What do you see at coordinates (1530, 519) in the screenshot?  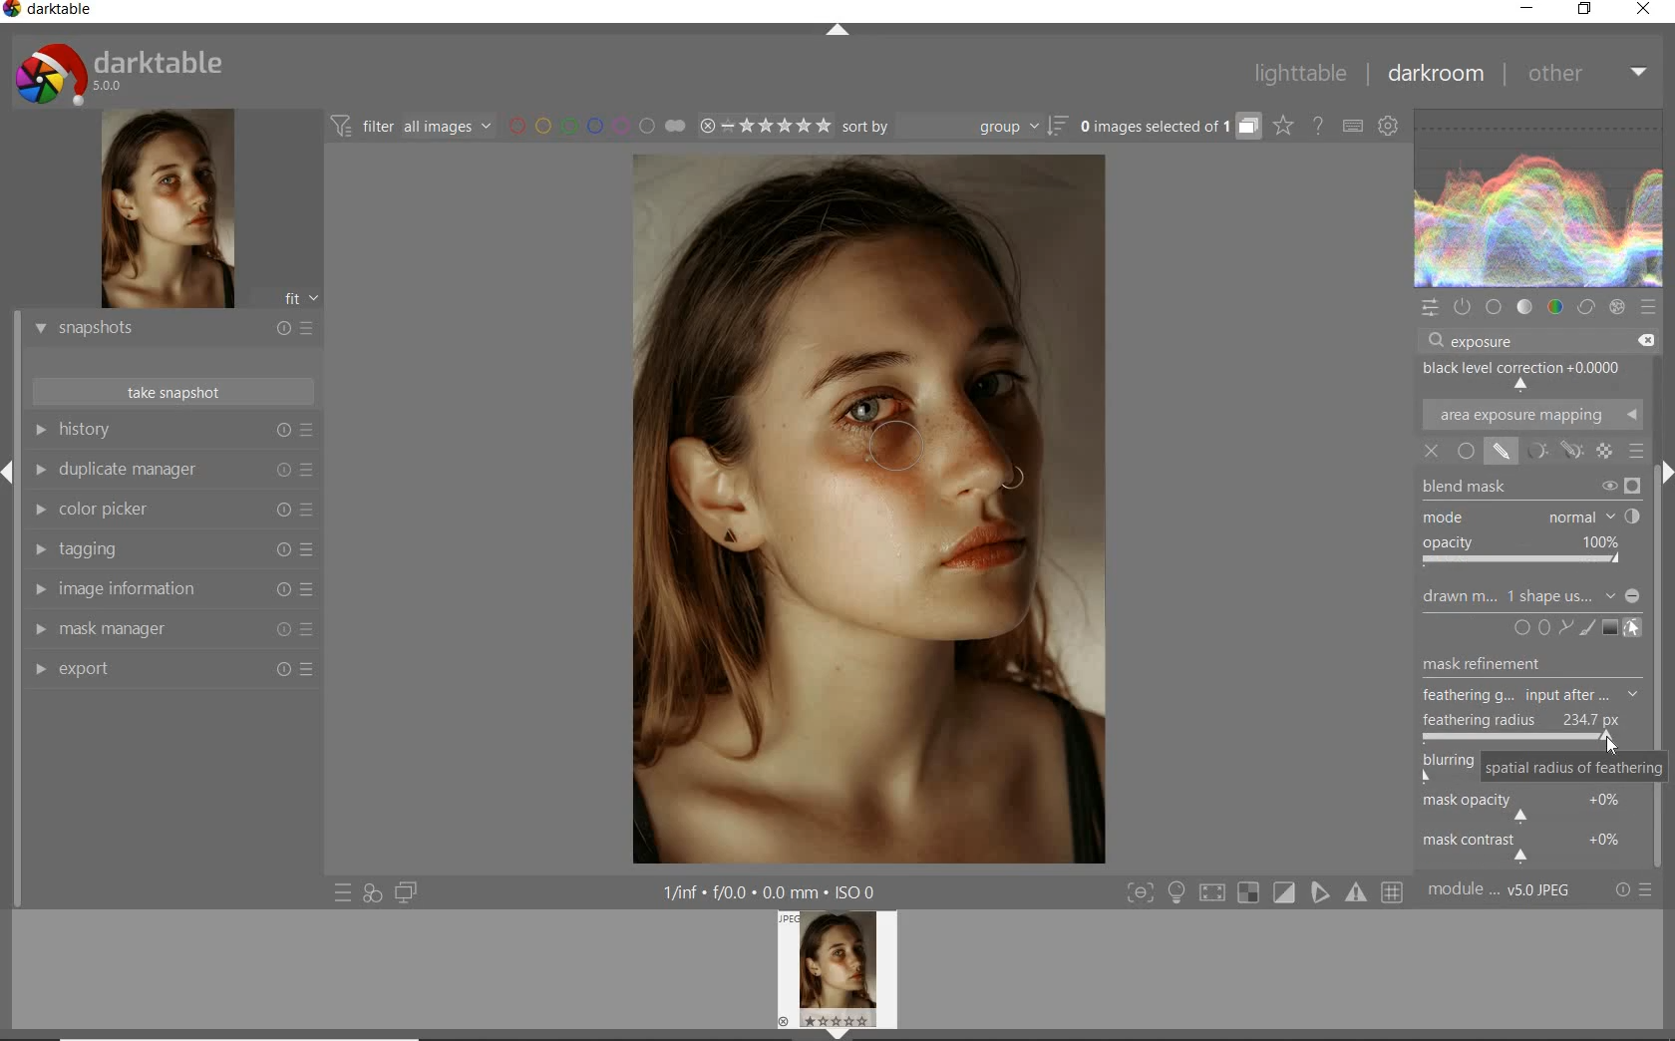 I see `MODE` at bounding box center [1530, 519].